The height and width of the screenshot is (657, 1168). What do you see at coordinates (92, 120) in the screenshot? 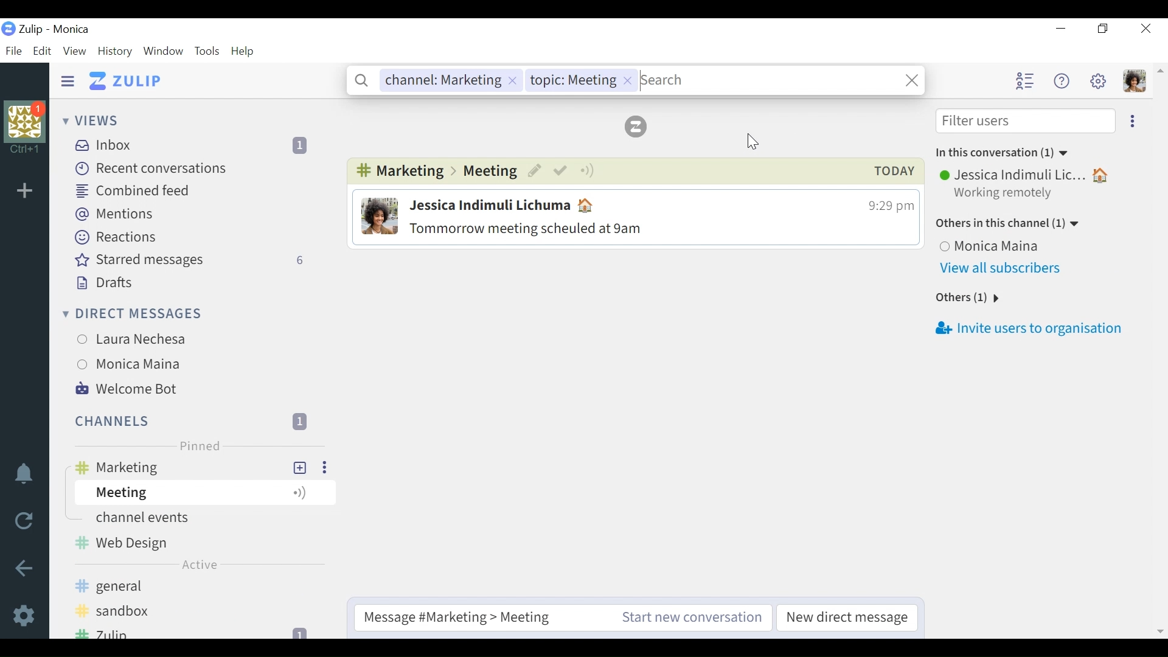
I see `Views` at bounding box center [92, 120].